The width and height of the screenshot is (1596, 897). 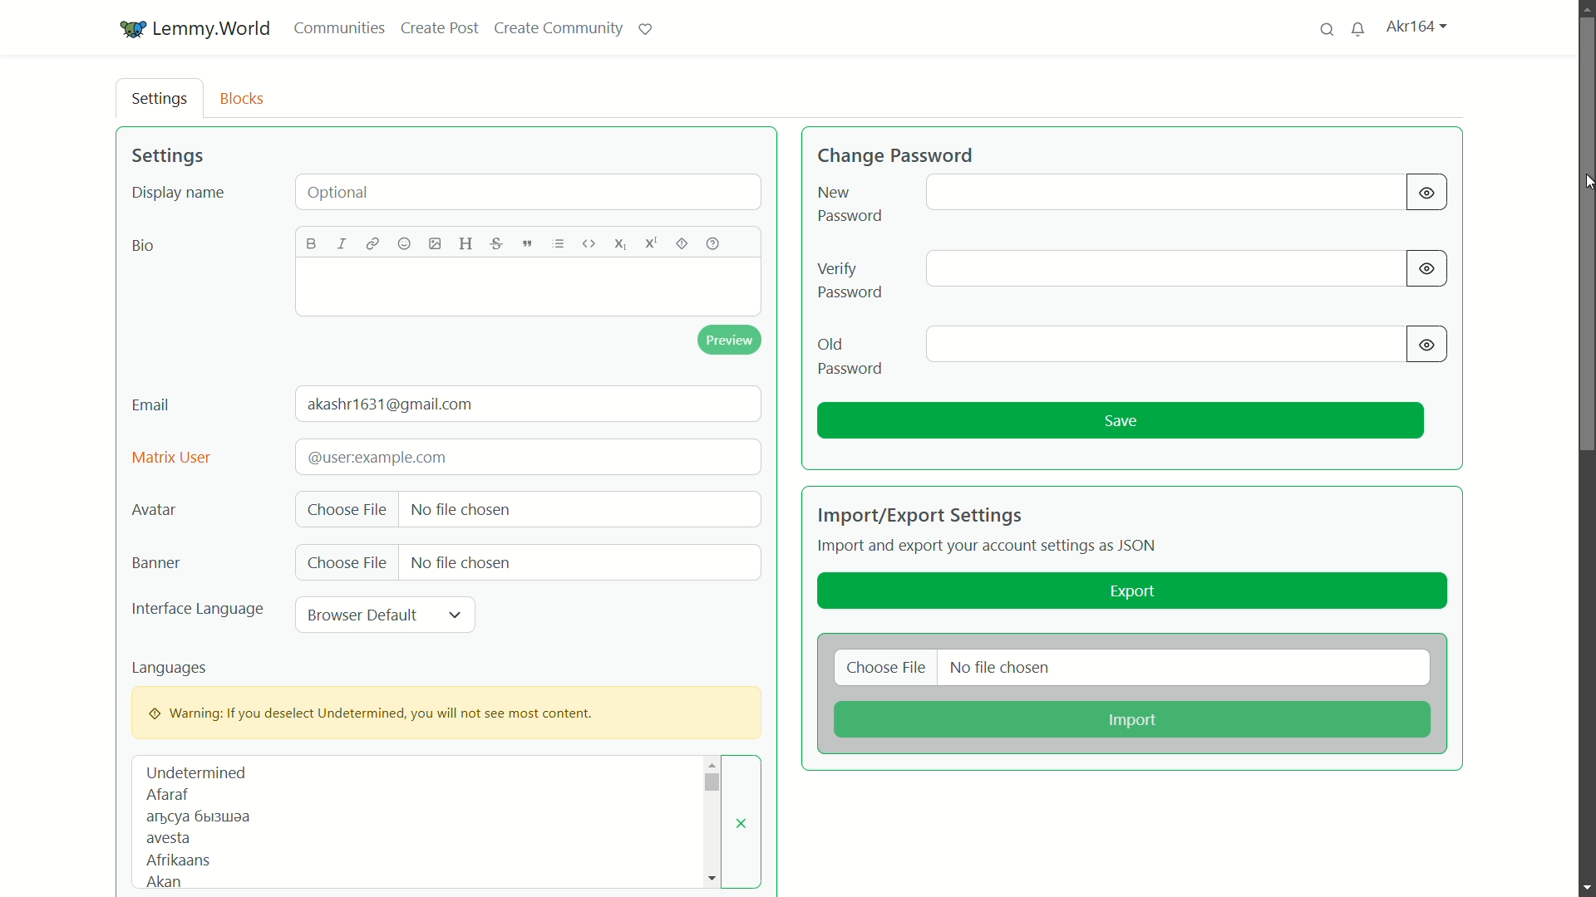 I want to click on change password, so click(x=897, y=153).